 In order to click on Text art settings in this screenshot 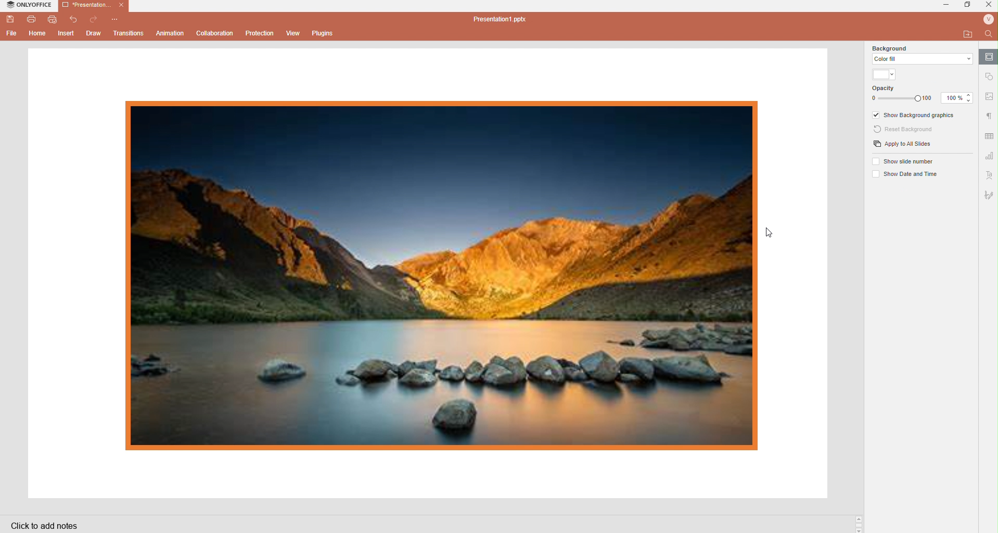, I will do `click(989, 175)`.